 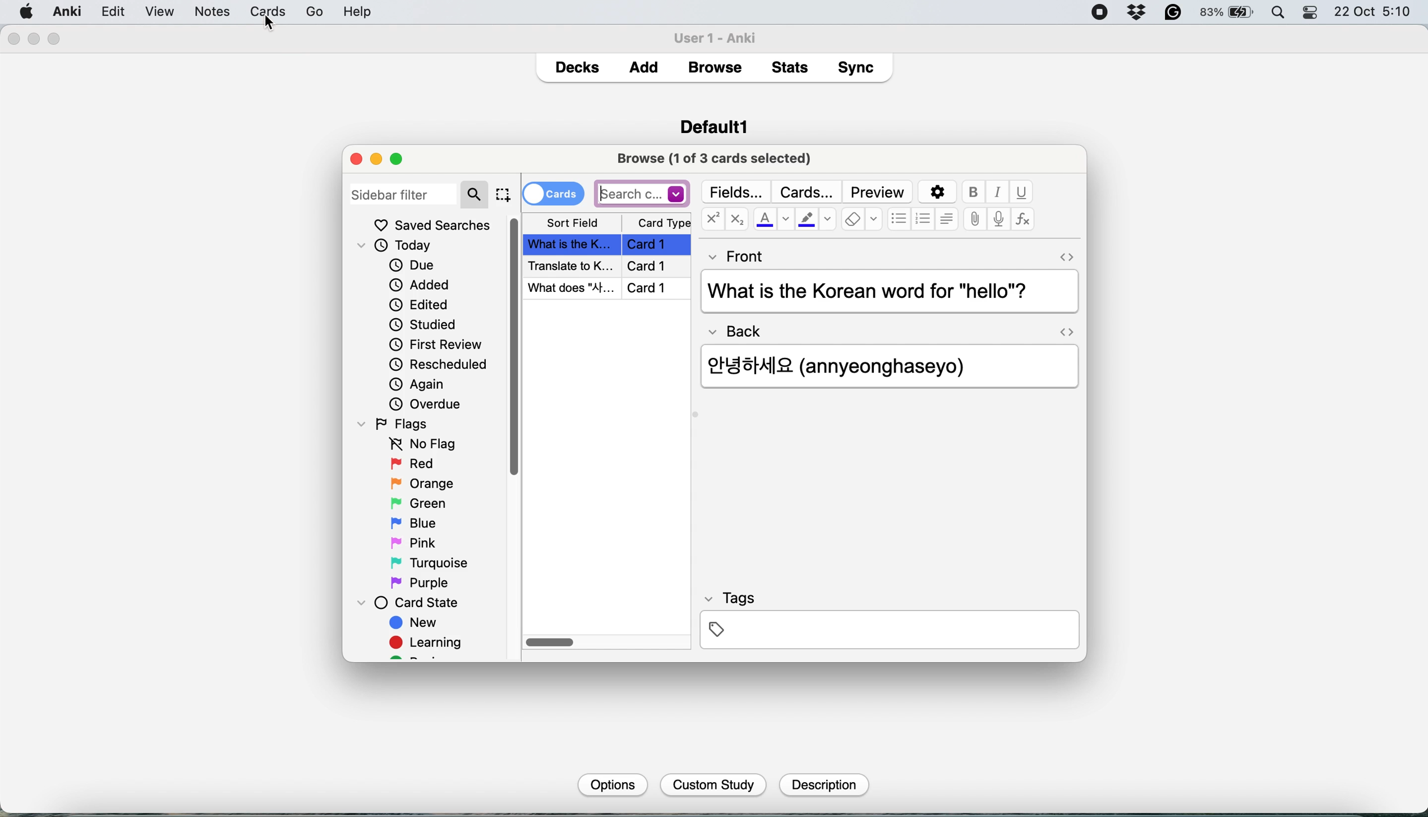 I want to click on Front, so click(x=737, y=254).